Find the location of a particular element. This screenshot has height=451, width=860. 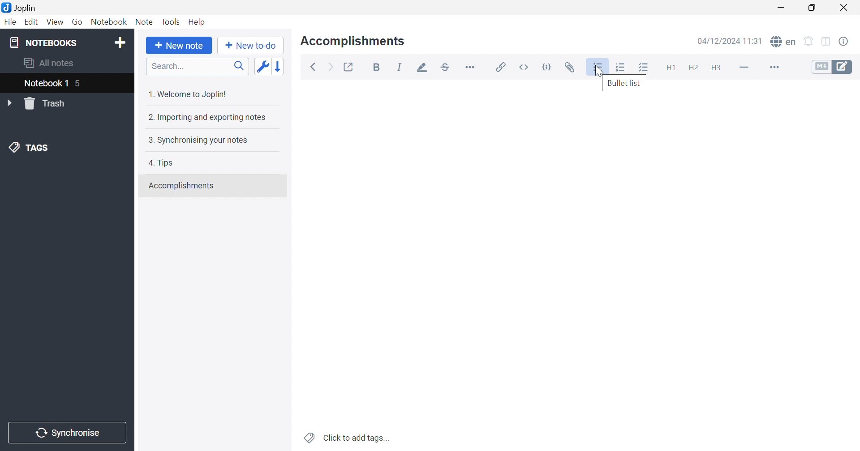

Restore Down is located at coordinates (813, 8).